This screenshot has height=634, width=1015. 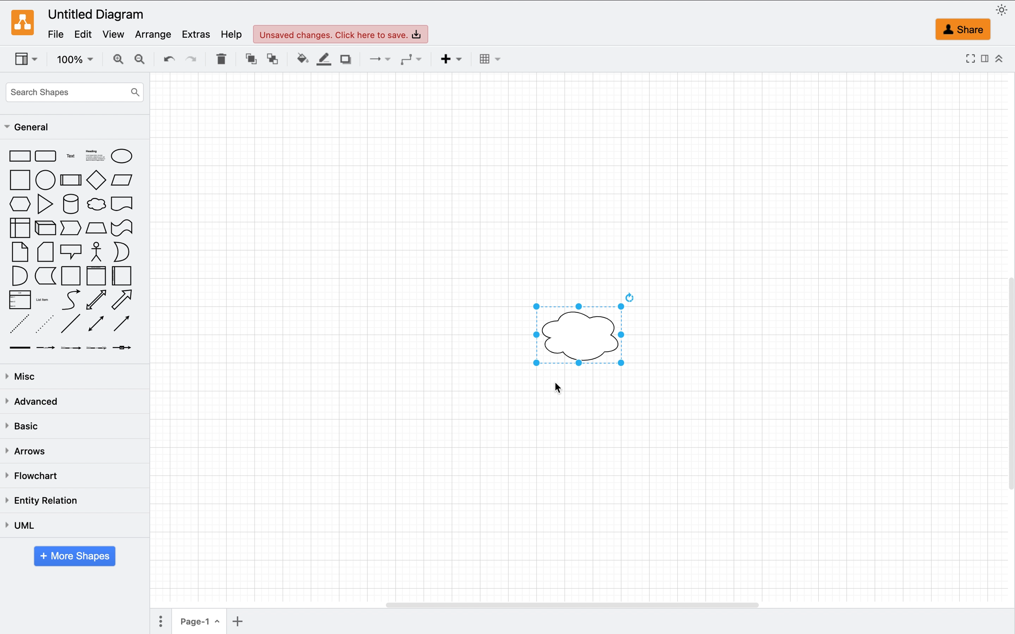 I want to click on share, so click(x=958, y=29).